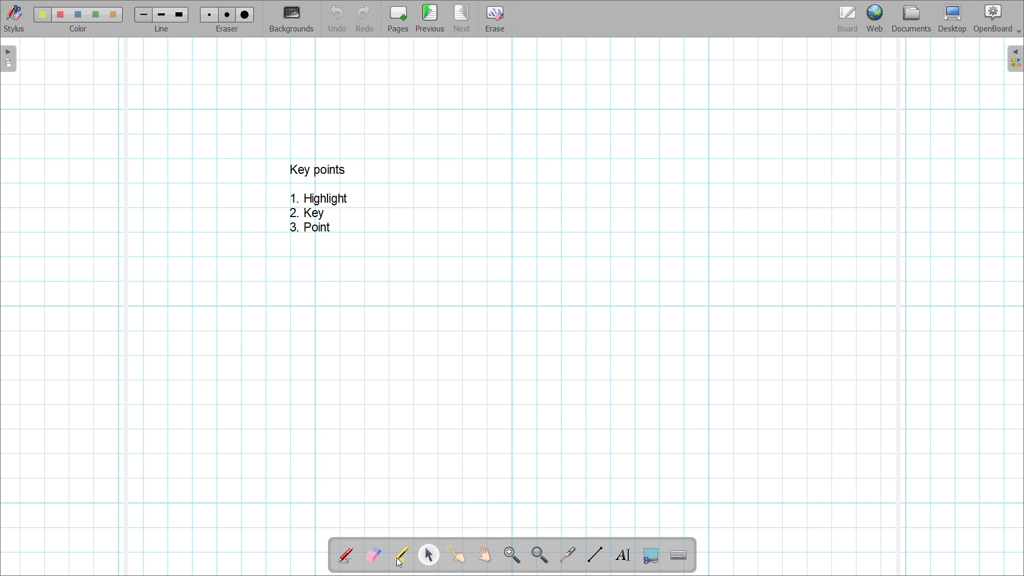 Image resolution: width=1024 pixels, height=576 pixels. What do you see at coordinates (78, 15) in the screenshot?
I see `color3` at bounding box center [78, 15].